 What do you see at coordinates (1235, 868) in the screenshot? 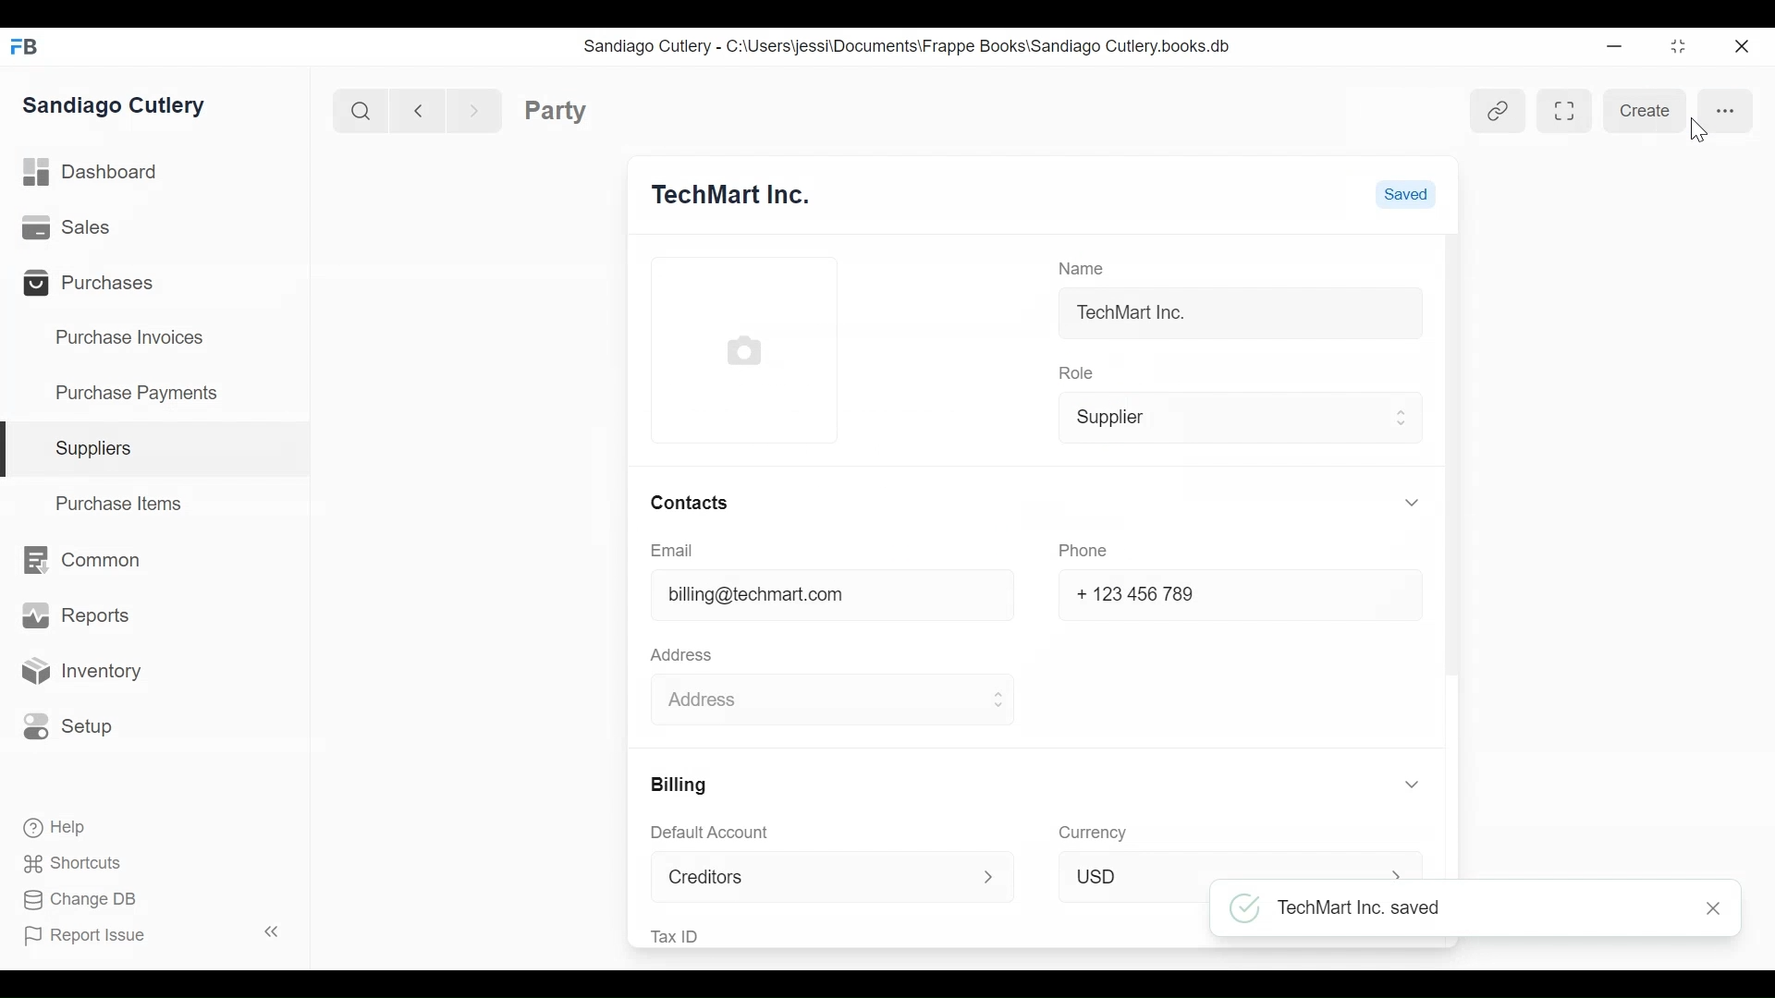
I see `USD` at bounding box center [1235, 868].